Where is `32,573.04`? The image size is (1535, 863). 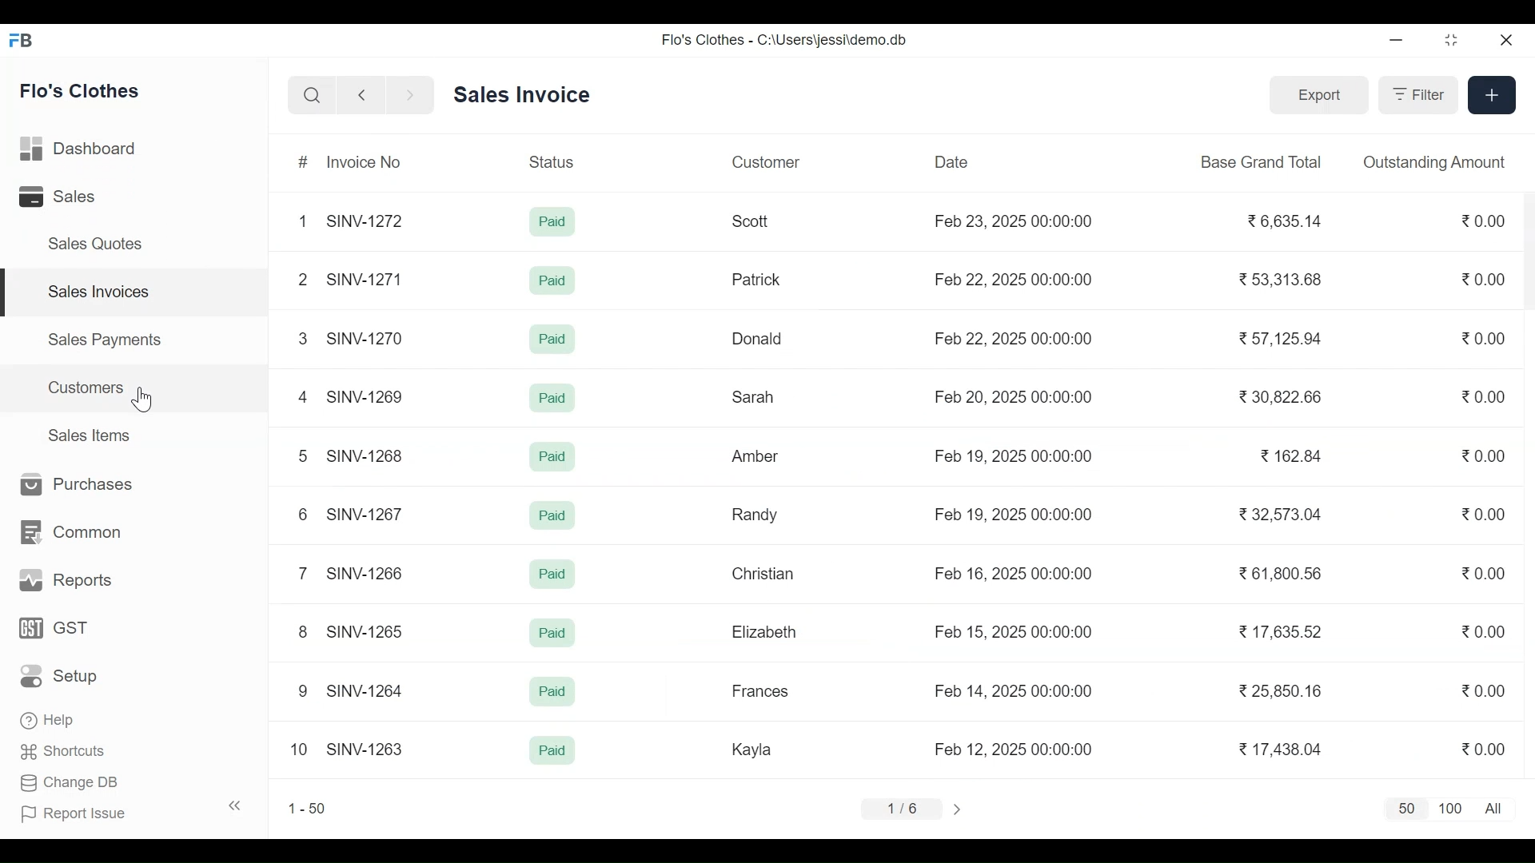
32,573.04 is located at coordinates (1283, 515).